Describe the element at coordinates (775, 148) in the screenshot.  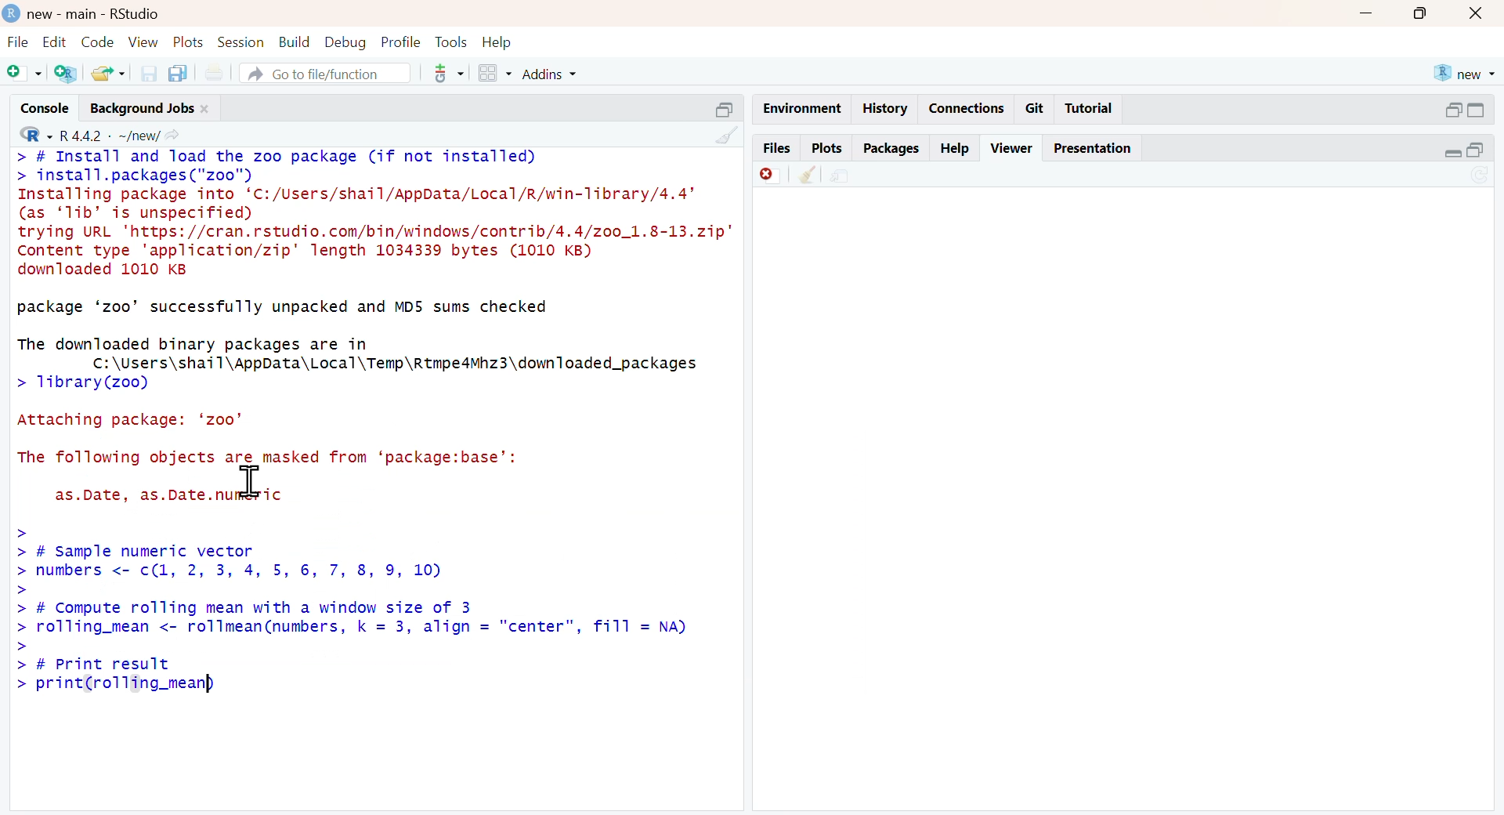
I see `files` at that location.